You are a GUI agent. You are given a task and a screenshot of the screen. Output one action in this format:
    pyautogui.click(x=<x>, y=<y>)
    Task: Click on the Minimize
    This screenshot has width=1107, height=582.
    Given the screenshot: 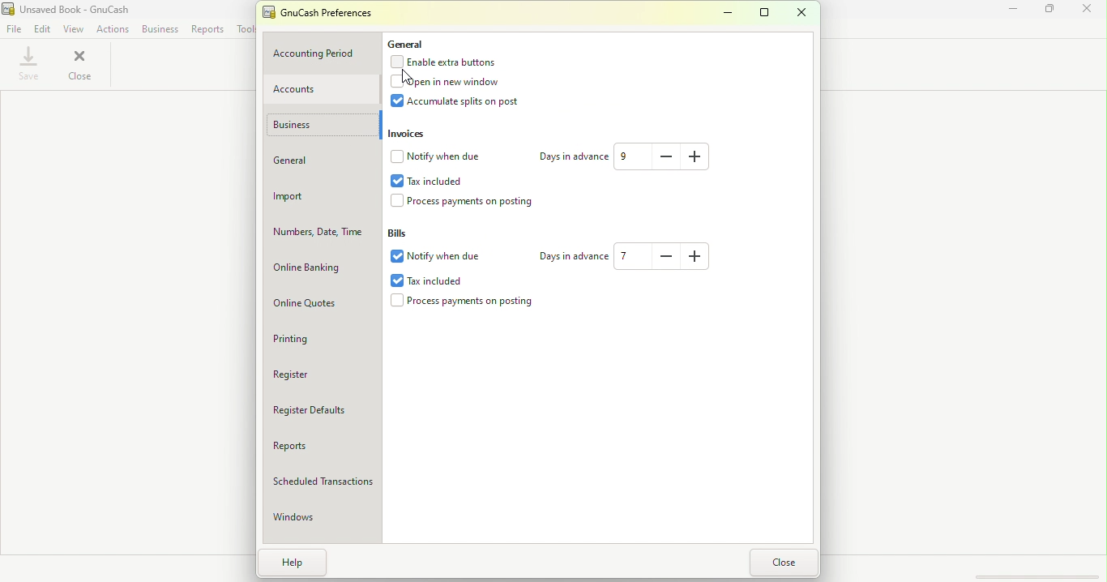 What is the action you would take?
    pyautogui.click(x=727, y=15)
    